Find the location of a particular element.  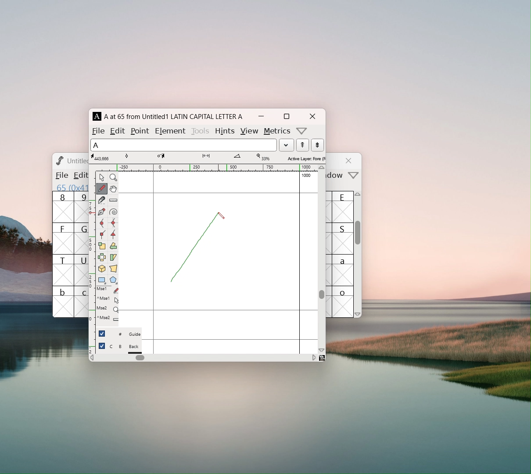

8 is located at coordinates (63, 207).